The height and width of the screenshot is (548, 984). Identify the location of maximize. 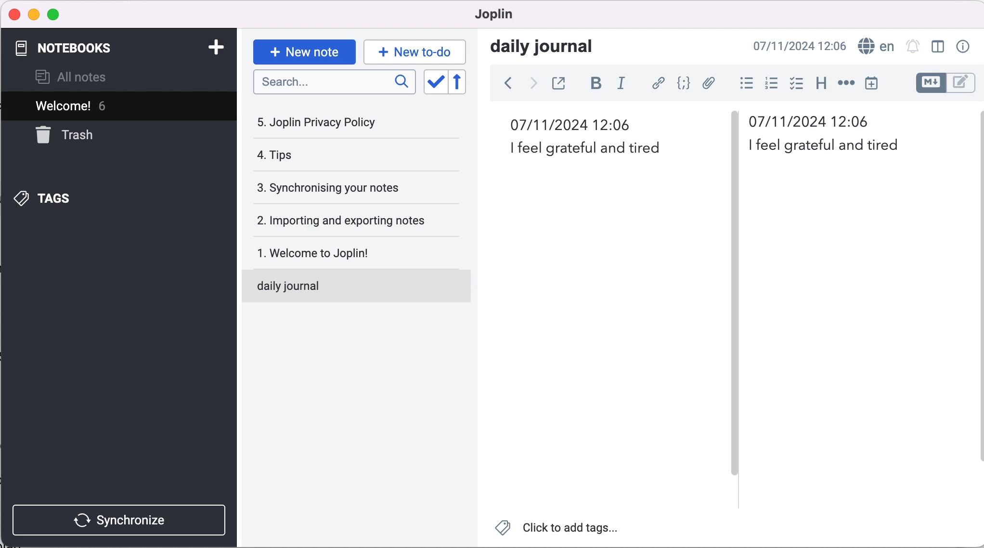
(56, 14).